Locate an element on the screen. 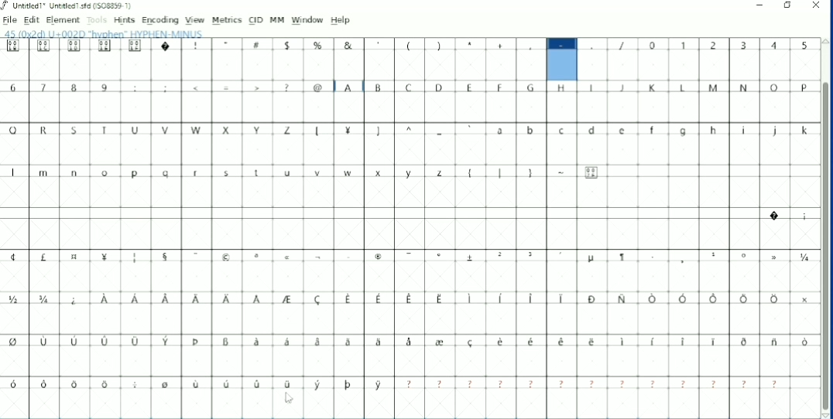 The image size is (833, 419). Capital Letters is located at coordinates (575, 88).